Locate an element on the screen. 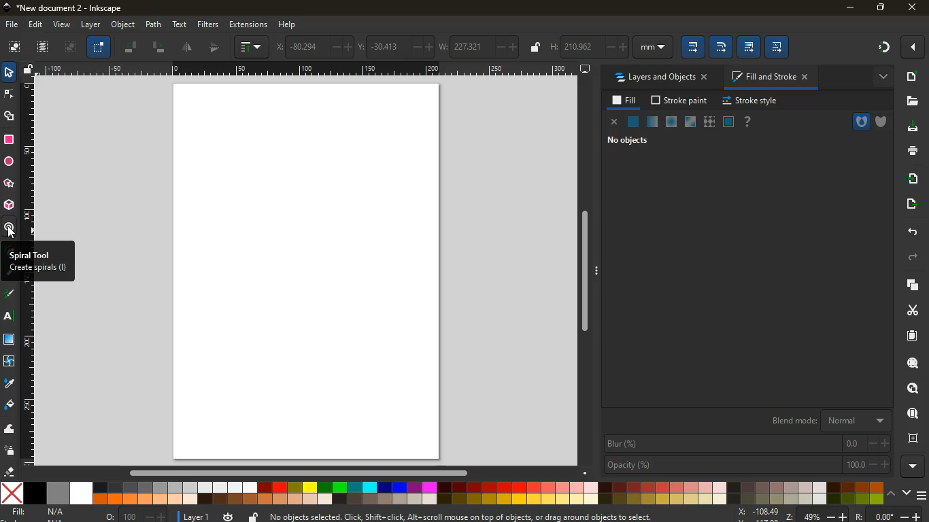 This screenshot has width=929, height=522. select is located at coordinates (9, 72).